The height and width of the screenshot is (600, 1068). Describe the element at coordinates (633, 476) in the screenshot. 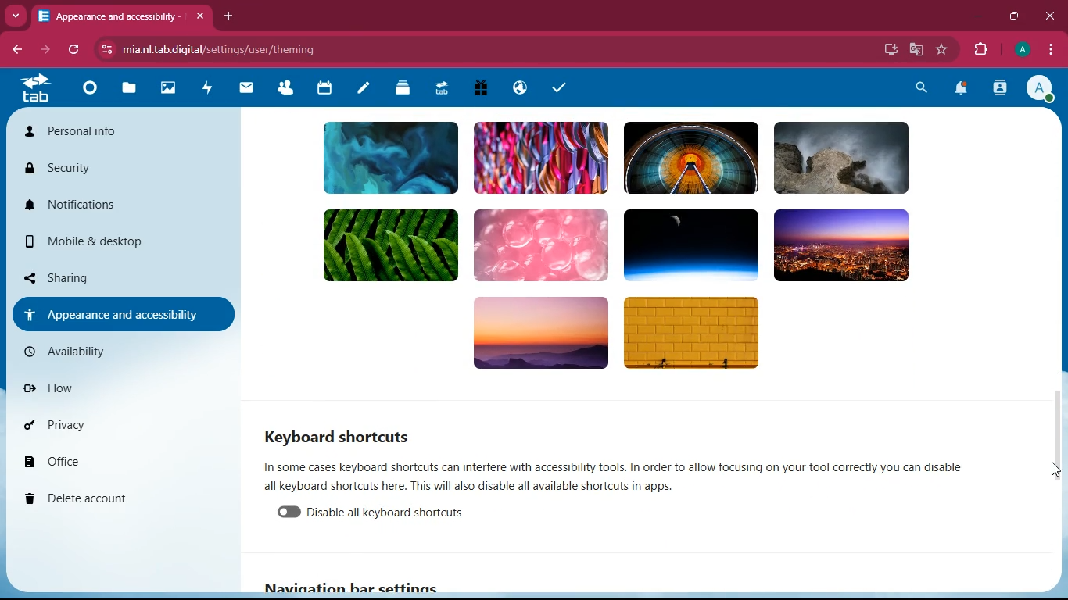

I see `description` at that location.